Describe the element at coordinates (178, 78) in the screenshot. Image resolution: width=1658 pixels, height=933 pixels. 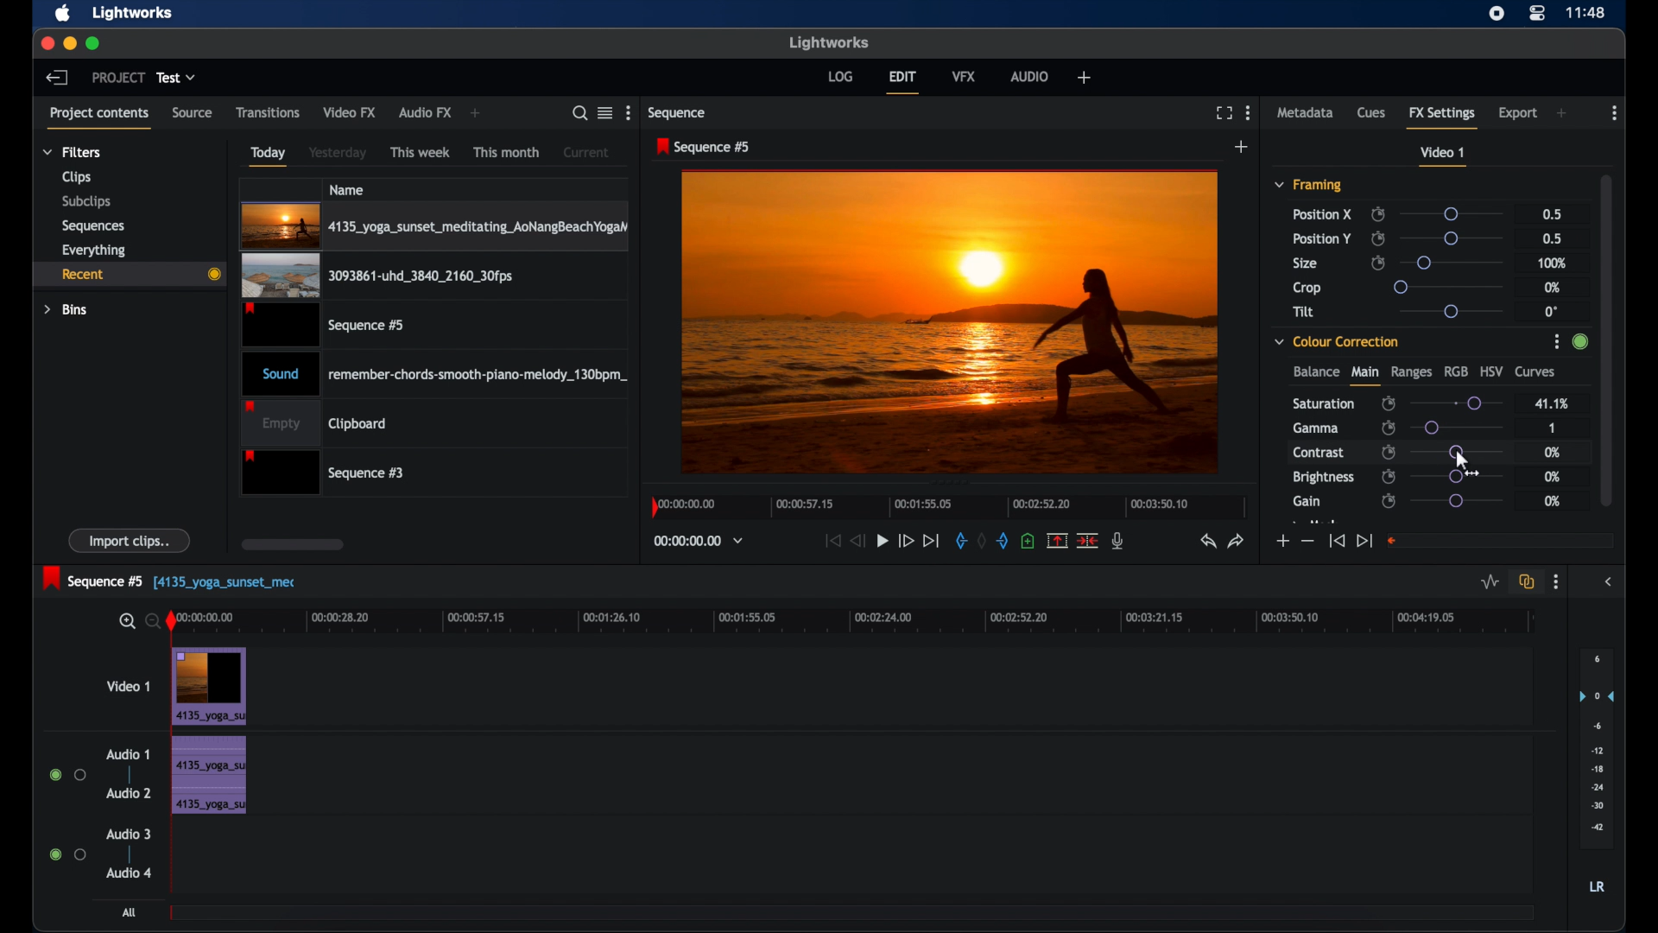
I see `test` at that location.